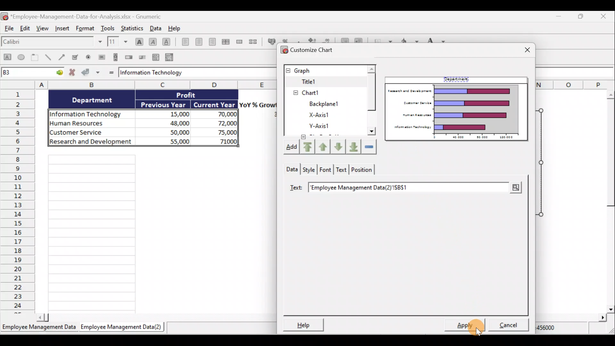 This screenshot has width=615, height=346. I want to click on Create an ellipse object, so click(22, 58).